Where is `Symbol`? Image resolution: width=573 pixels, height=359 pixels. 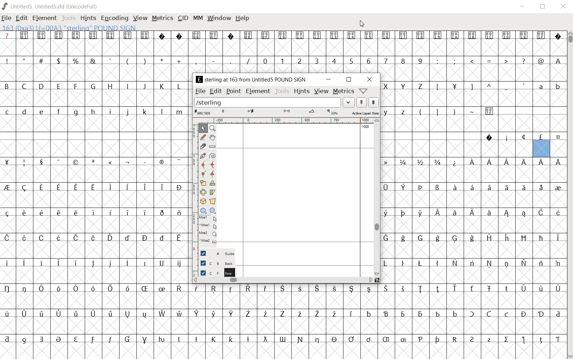 Symbol is located at coordinates (145, 314).